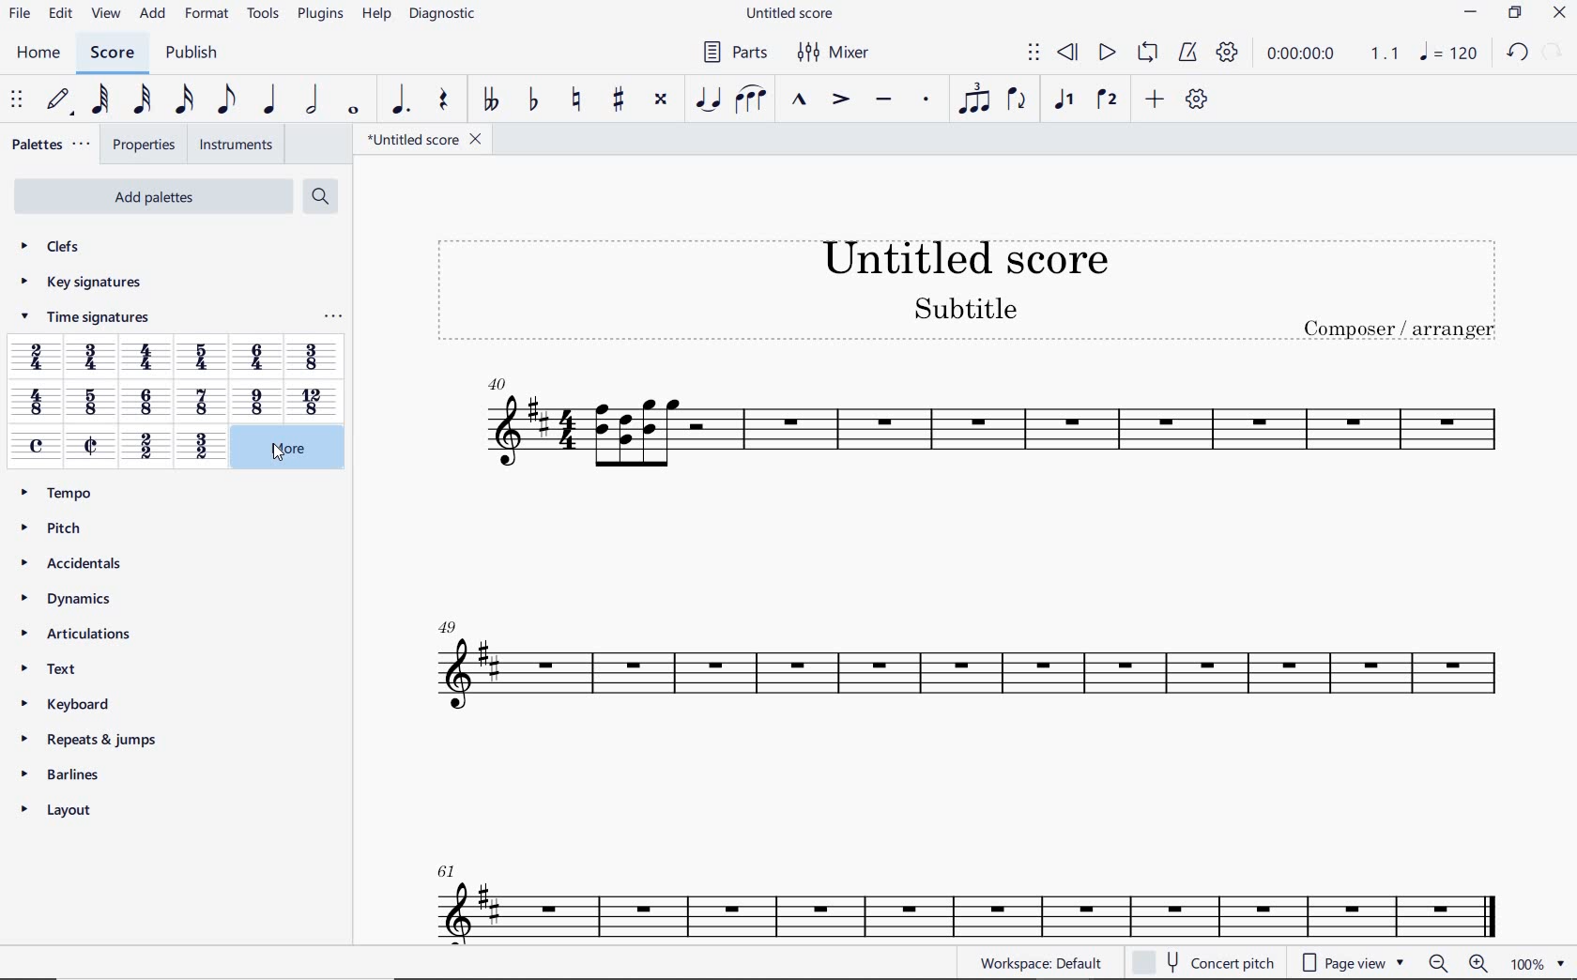 This screenshot has width=1577, height=980. I want to click on 4/8, so click(36, 404).